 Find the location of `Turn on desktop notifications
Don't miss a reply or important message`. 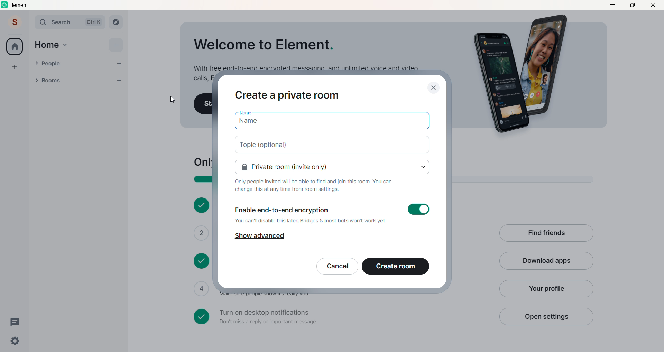

Turn on desktop notifications
Don't miss a reply or important message is located at coordinates (342, 316).